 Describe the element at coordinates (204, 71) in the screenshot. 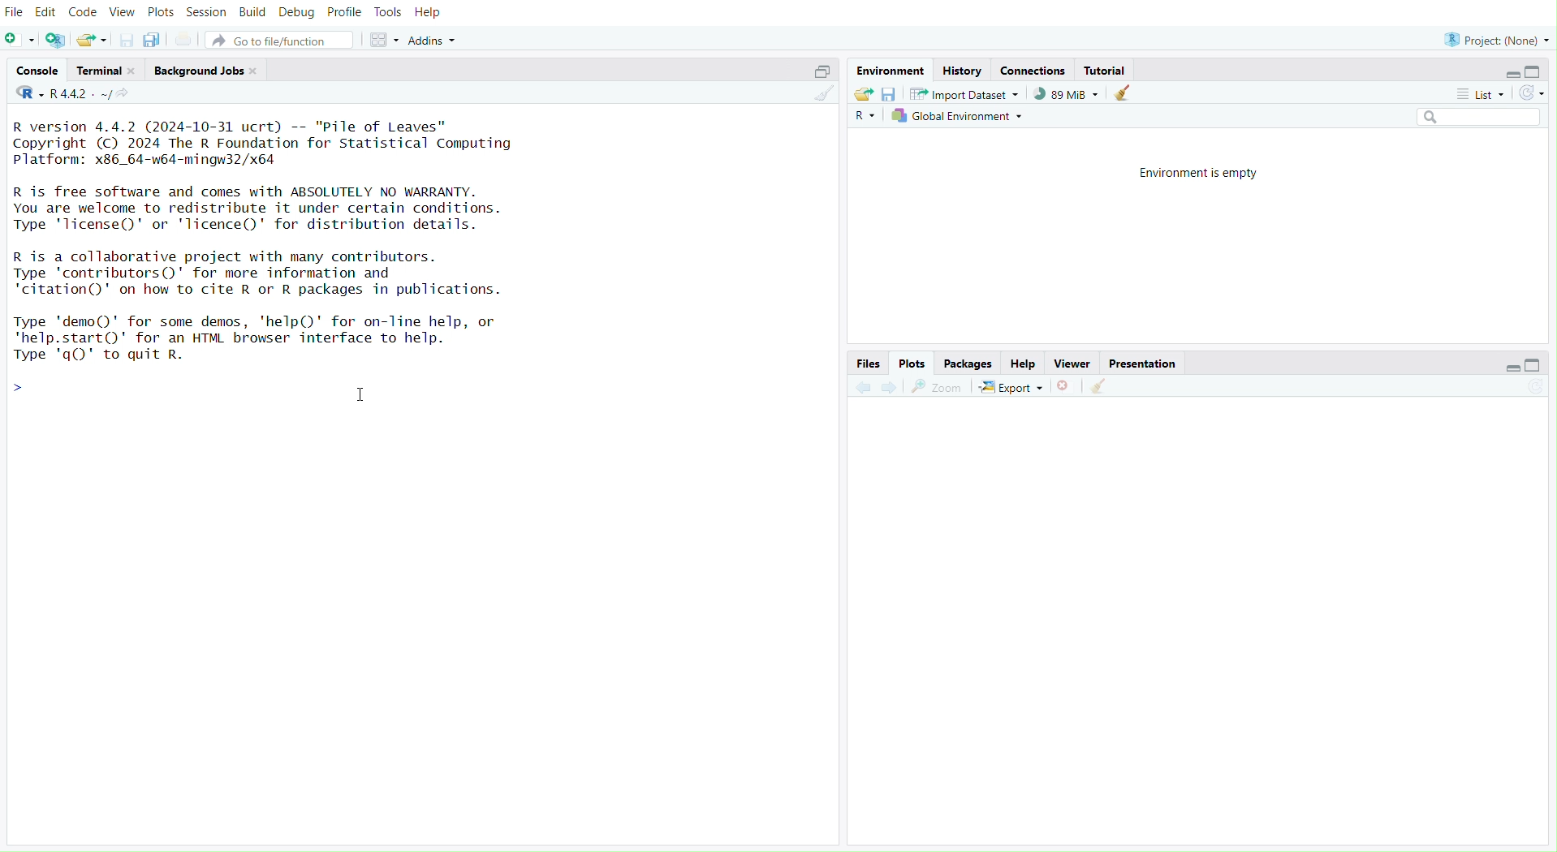

I see `Background Jobs` at that location.